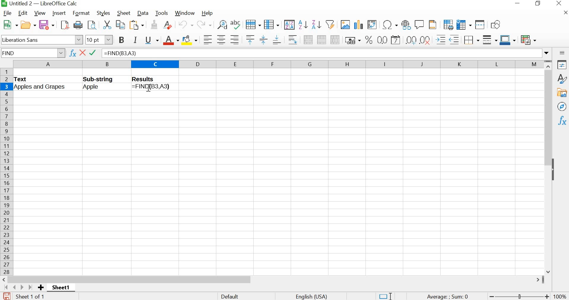 This screenshot has height=300, width=569. Describe the element at coordinates (235, 40) in the screenshot. I see `align right` at that location.